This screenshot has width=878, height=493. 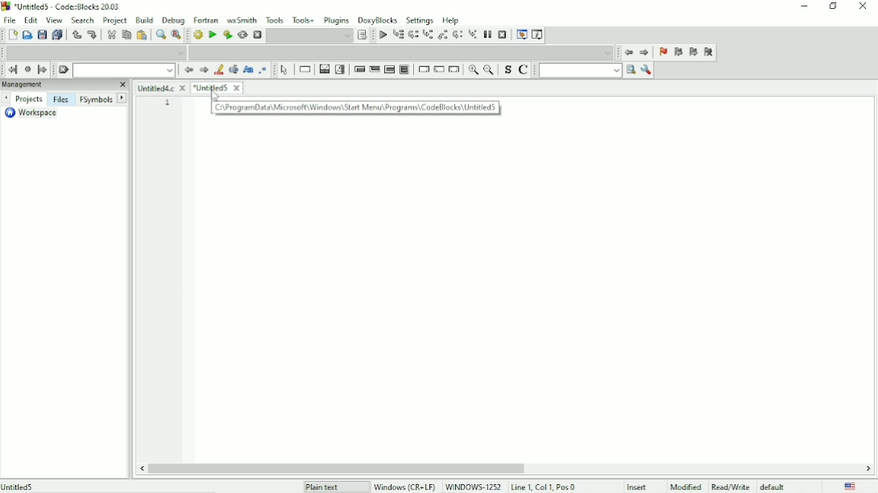 What do you see at coordinates (199, 35) in the screenshot?
I see `Build` at bounding box center [199, 35].